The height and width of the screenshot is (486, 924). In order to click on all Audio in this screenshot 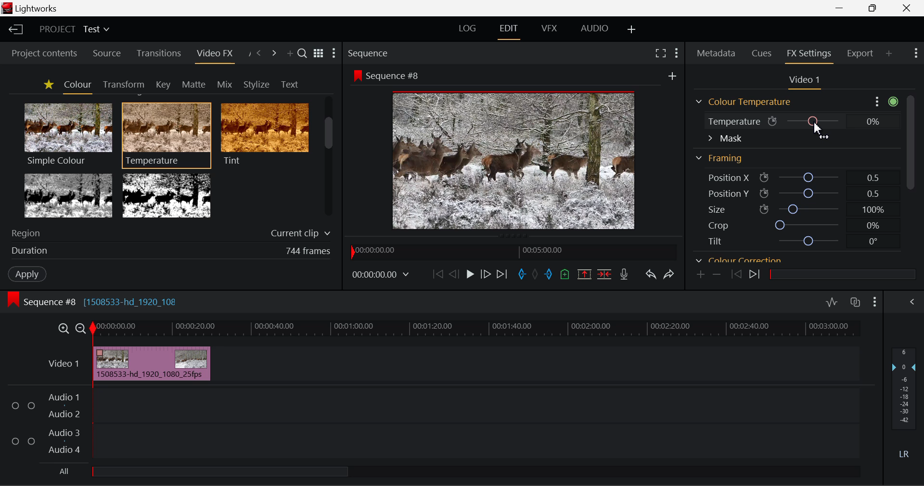, I will do `click(220, 471)`.